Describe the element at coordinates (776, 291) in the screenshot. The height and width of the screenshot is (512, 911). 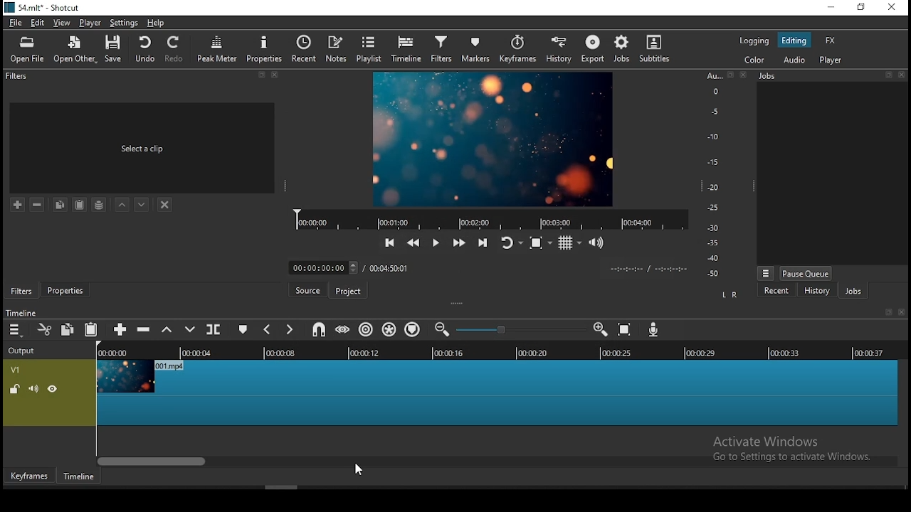
I see `recent` at that location.